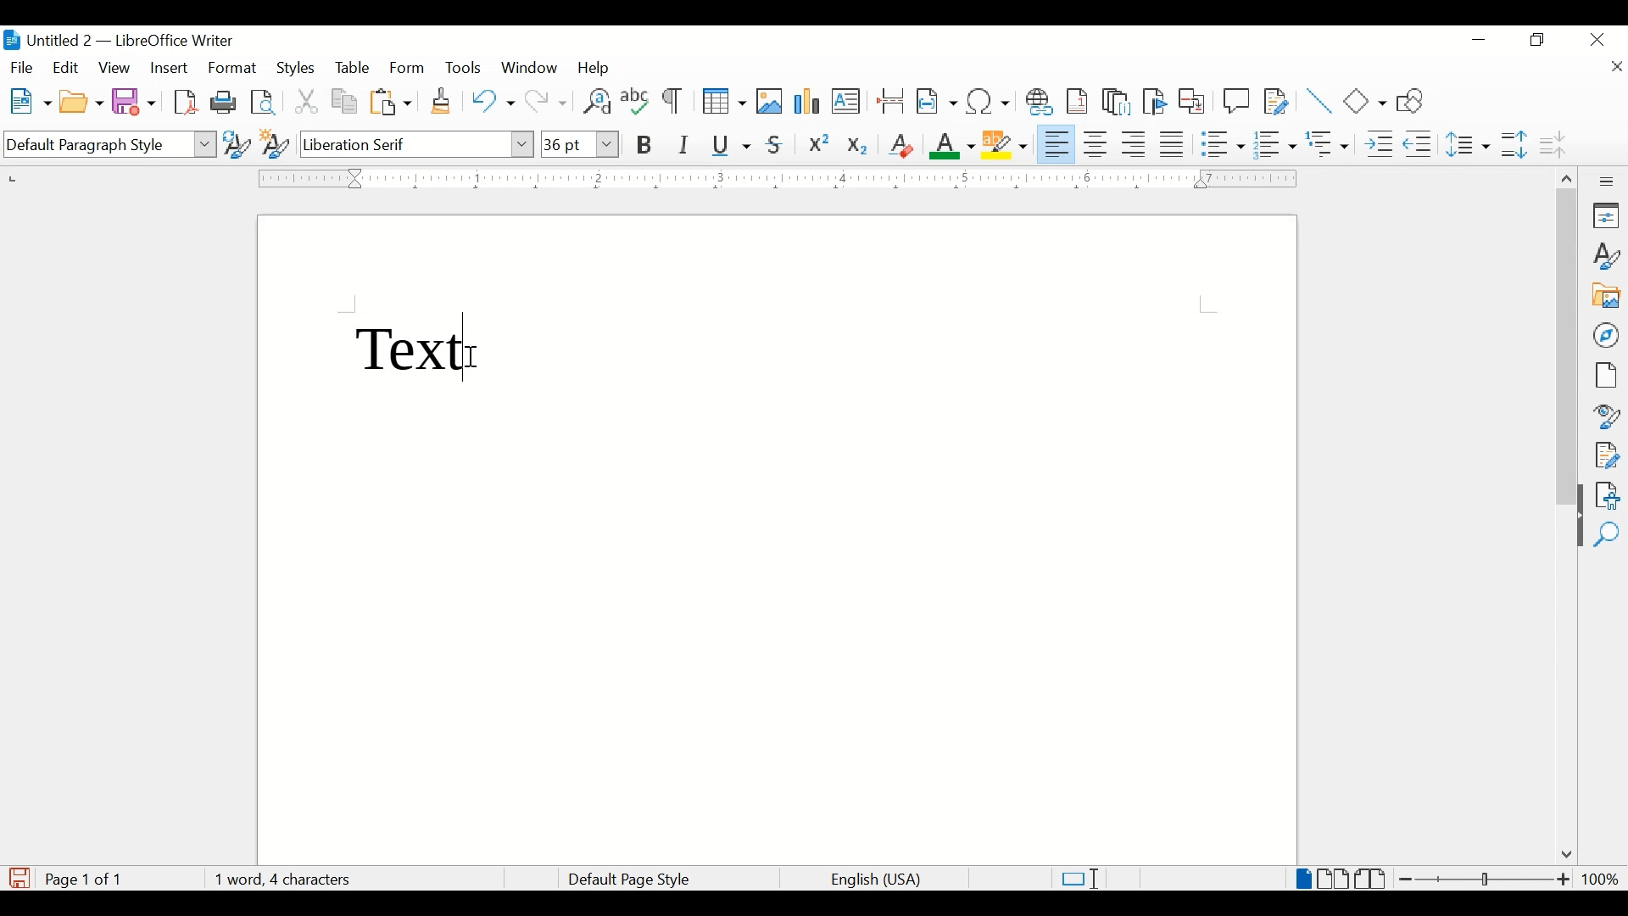  What do you see at coordinates (1607, 535) in the screenshot?
I see `find` at bounding box center [1607, 535].